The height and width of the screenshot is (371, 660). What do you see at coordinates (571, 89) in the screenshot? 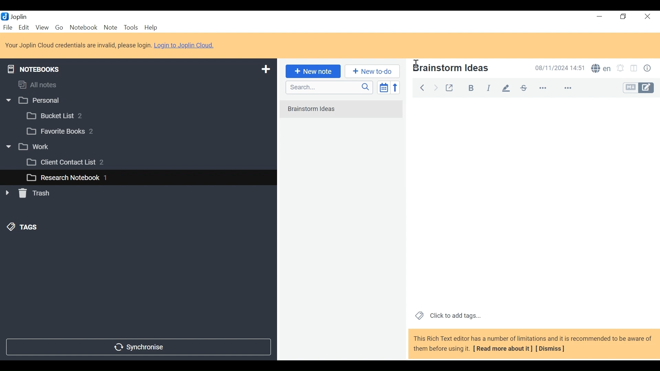
I see `feature options` at bounding box center [571, 89].